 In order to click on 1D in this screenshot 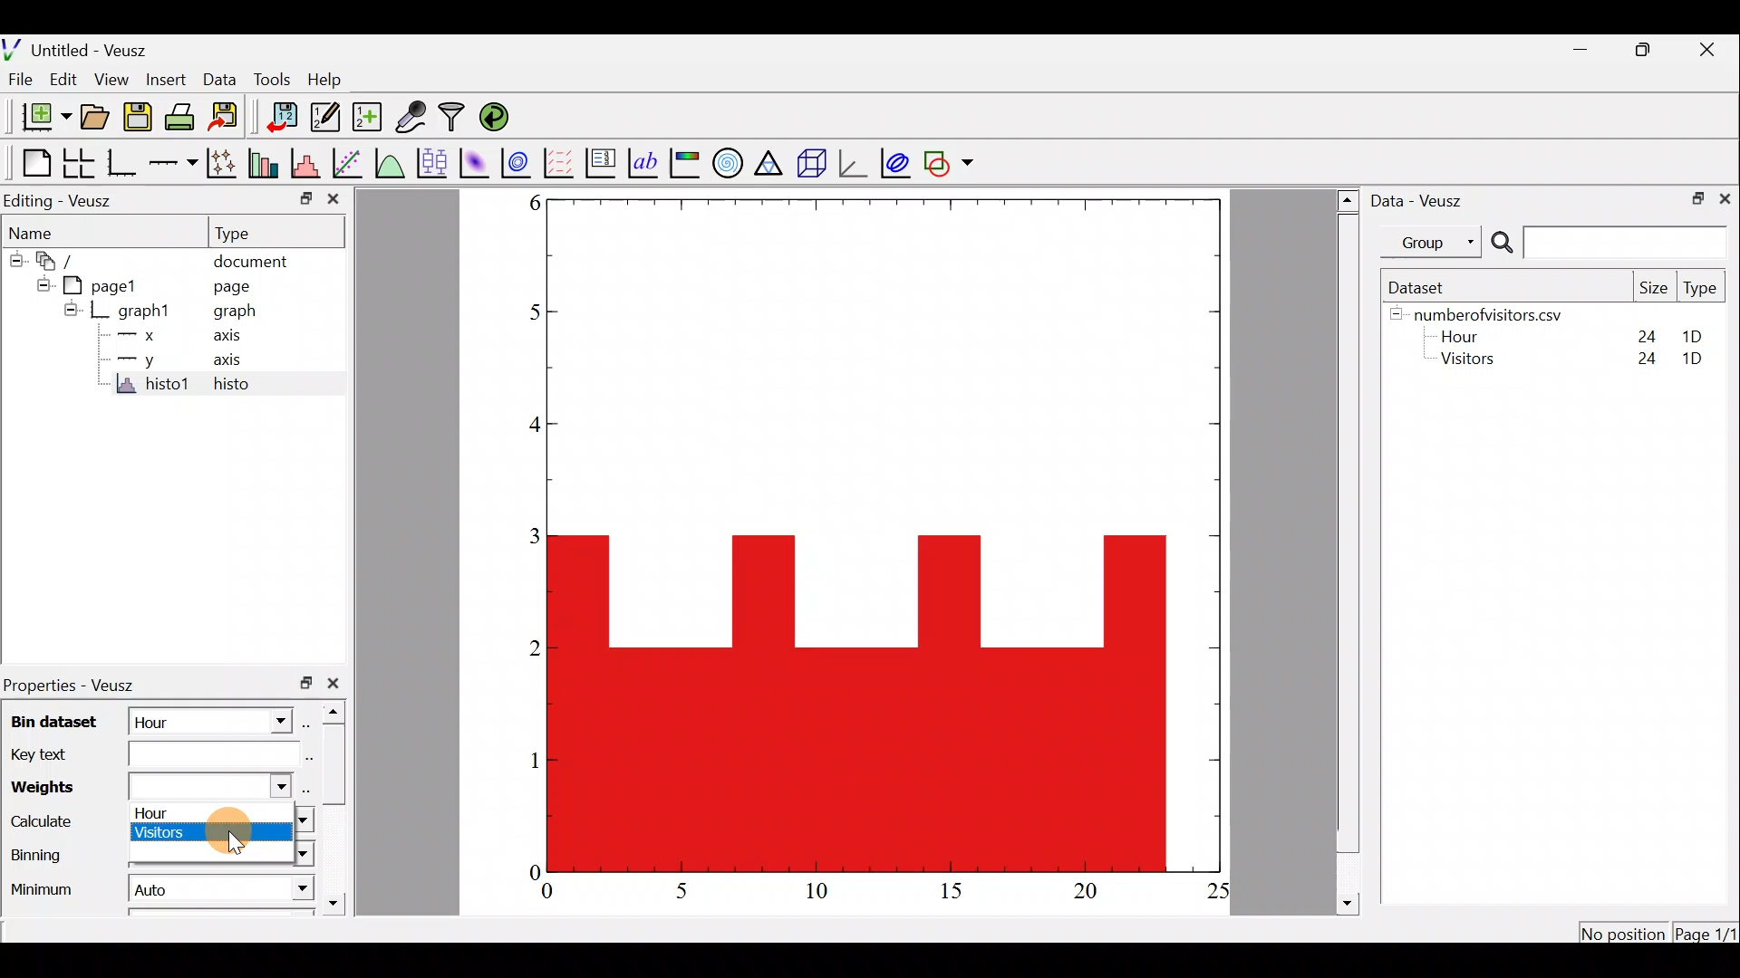, I will do `click(1686, 332)`.